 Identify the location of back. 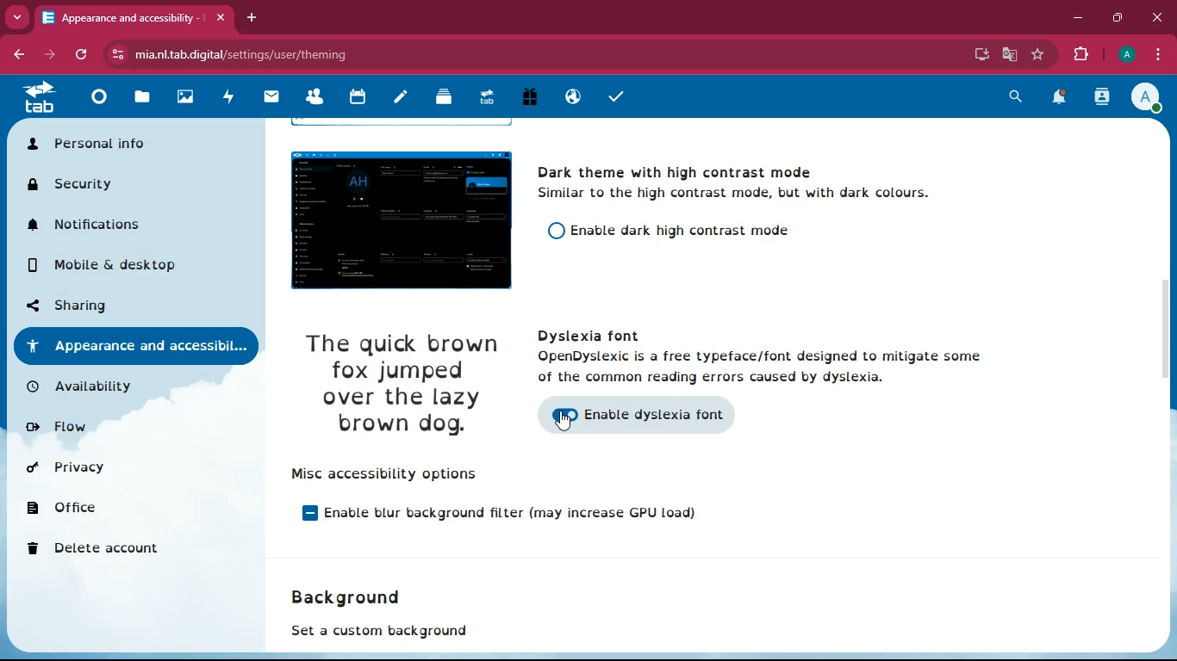
(18, 56).